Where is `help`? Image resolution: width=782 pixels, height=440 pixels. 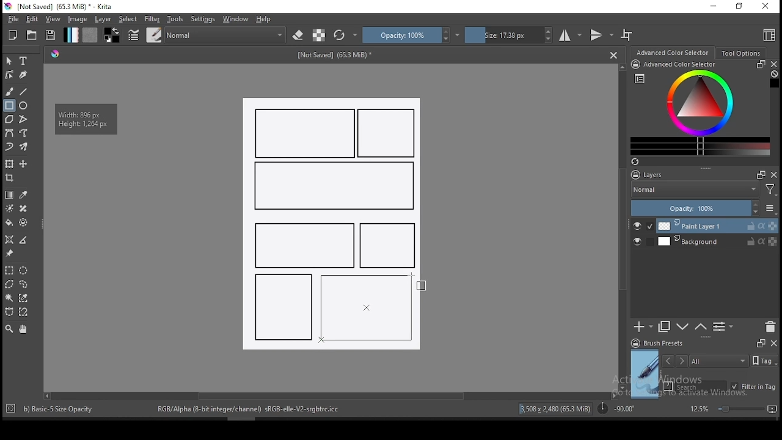
help is located at coordinates (266, 20).